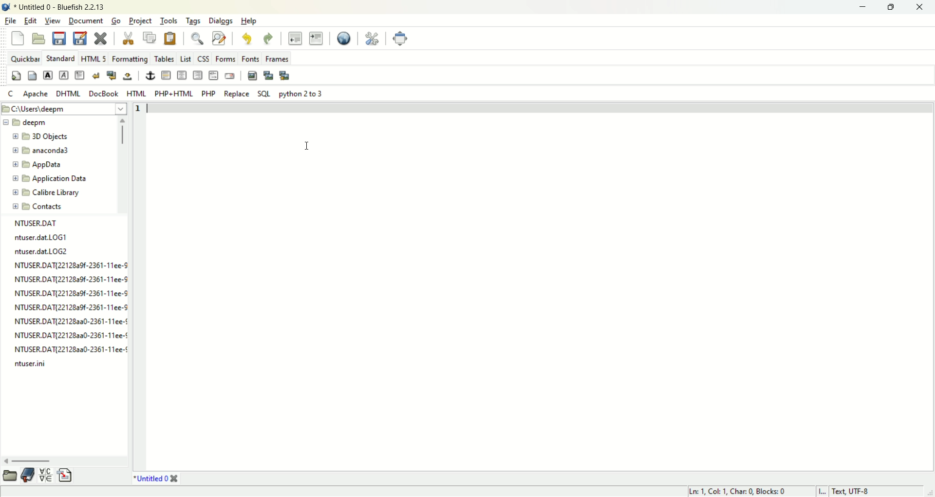  Describe the element at coordinates (24, 123) in the screenshot. I see `deepm` at that location.